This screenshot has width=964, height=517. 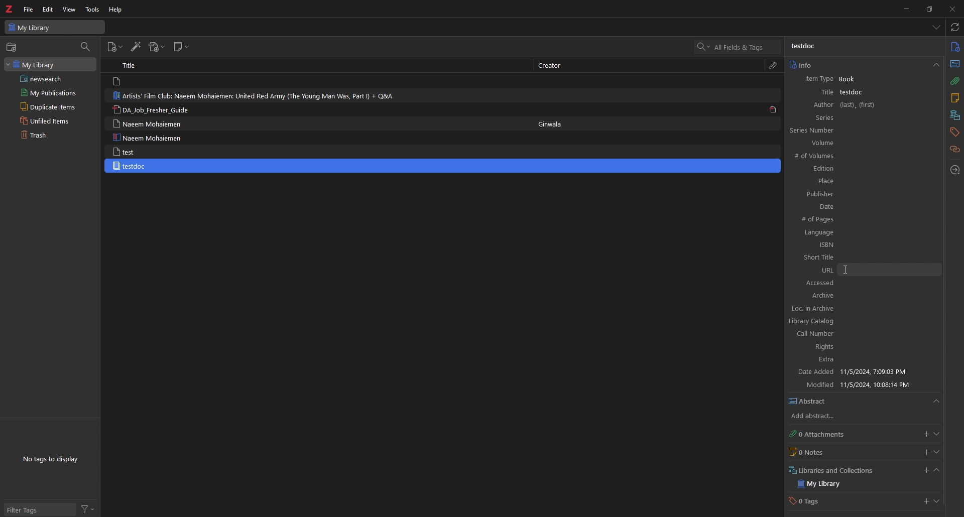 What do you see at coordinates (13, 47) in the screenshot?
I see `new collection` at bounding box center [13, 47].